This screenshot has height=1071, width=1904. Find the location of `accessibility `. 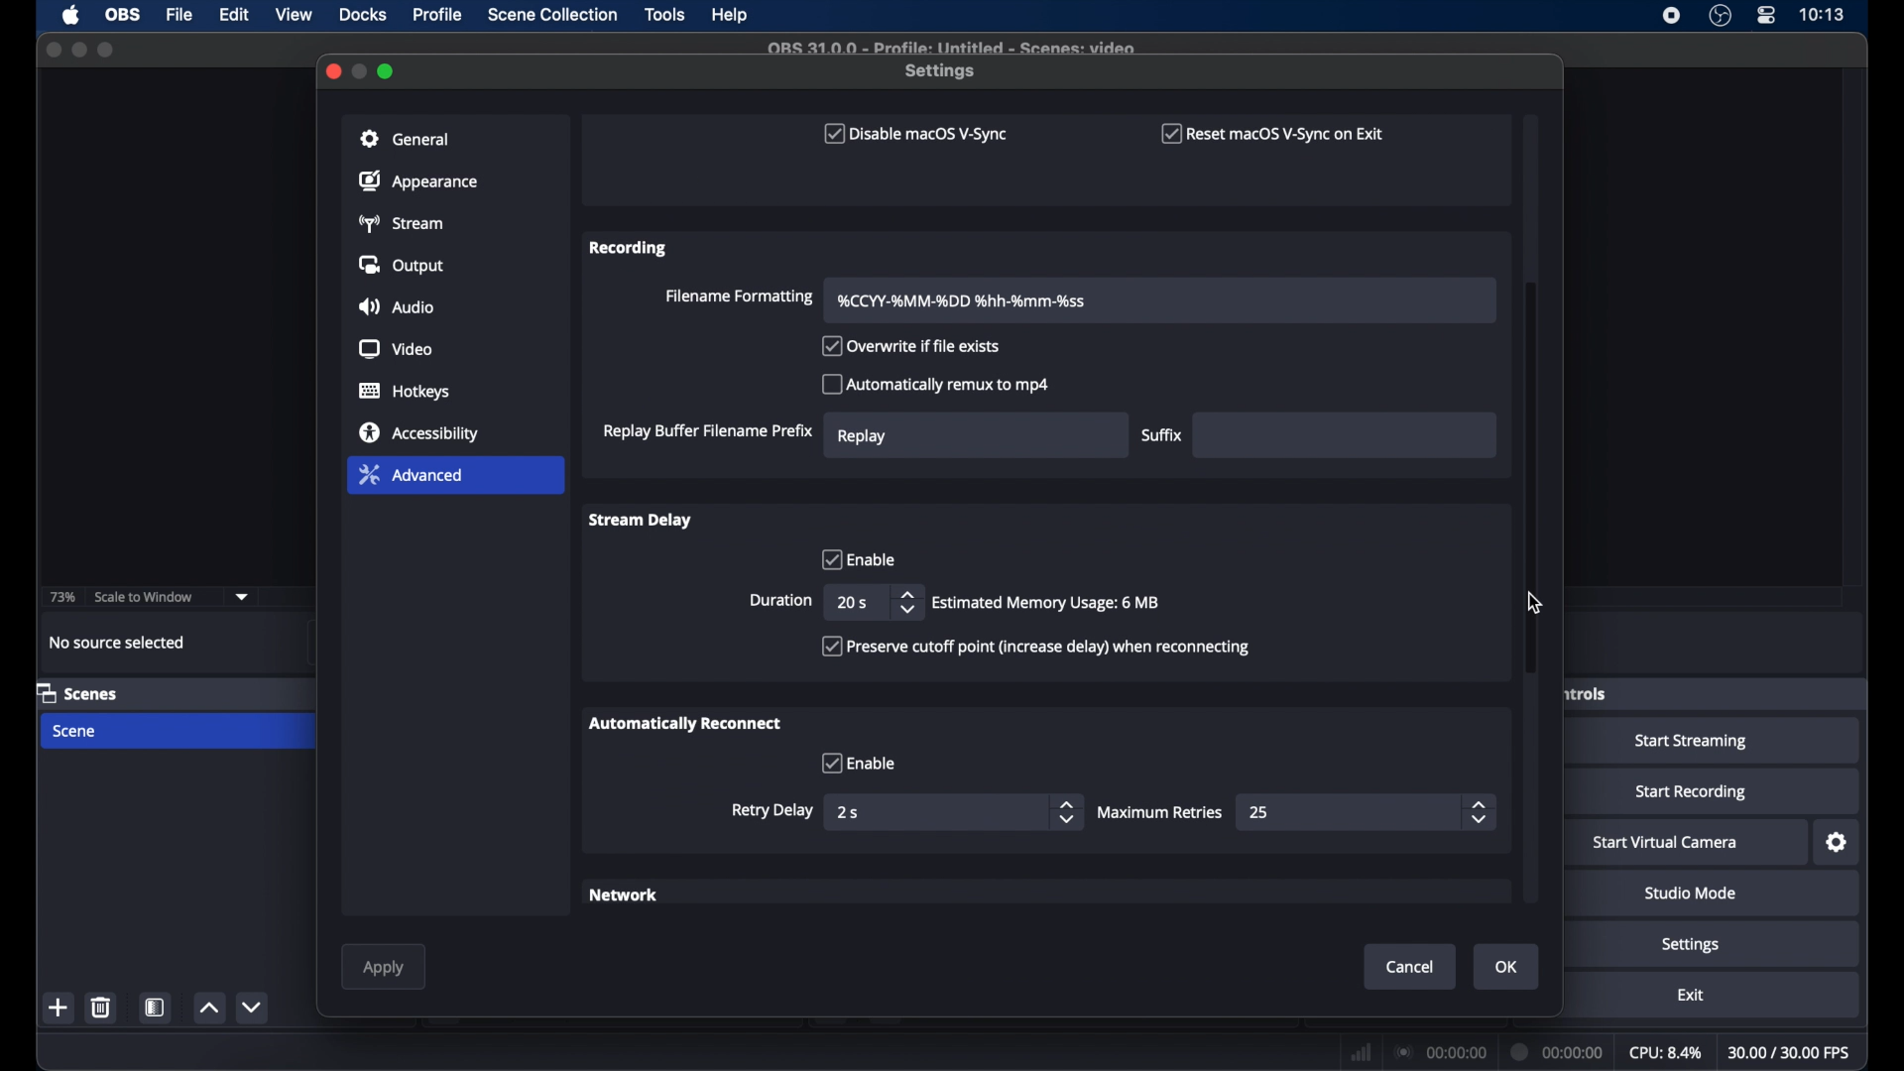

accessibility  is located at coordinates (420, 431).